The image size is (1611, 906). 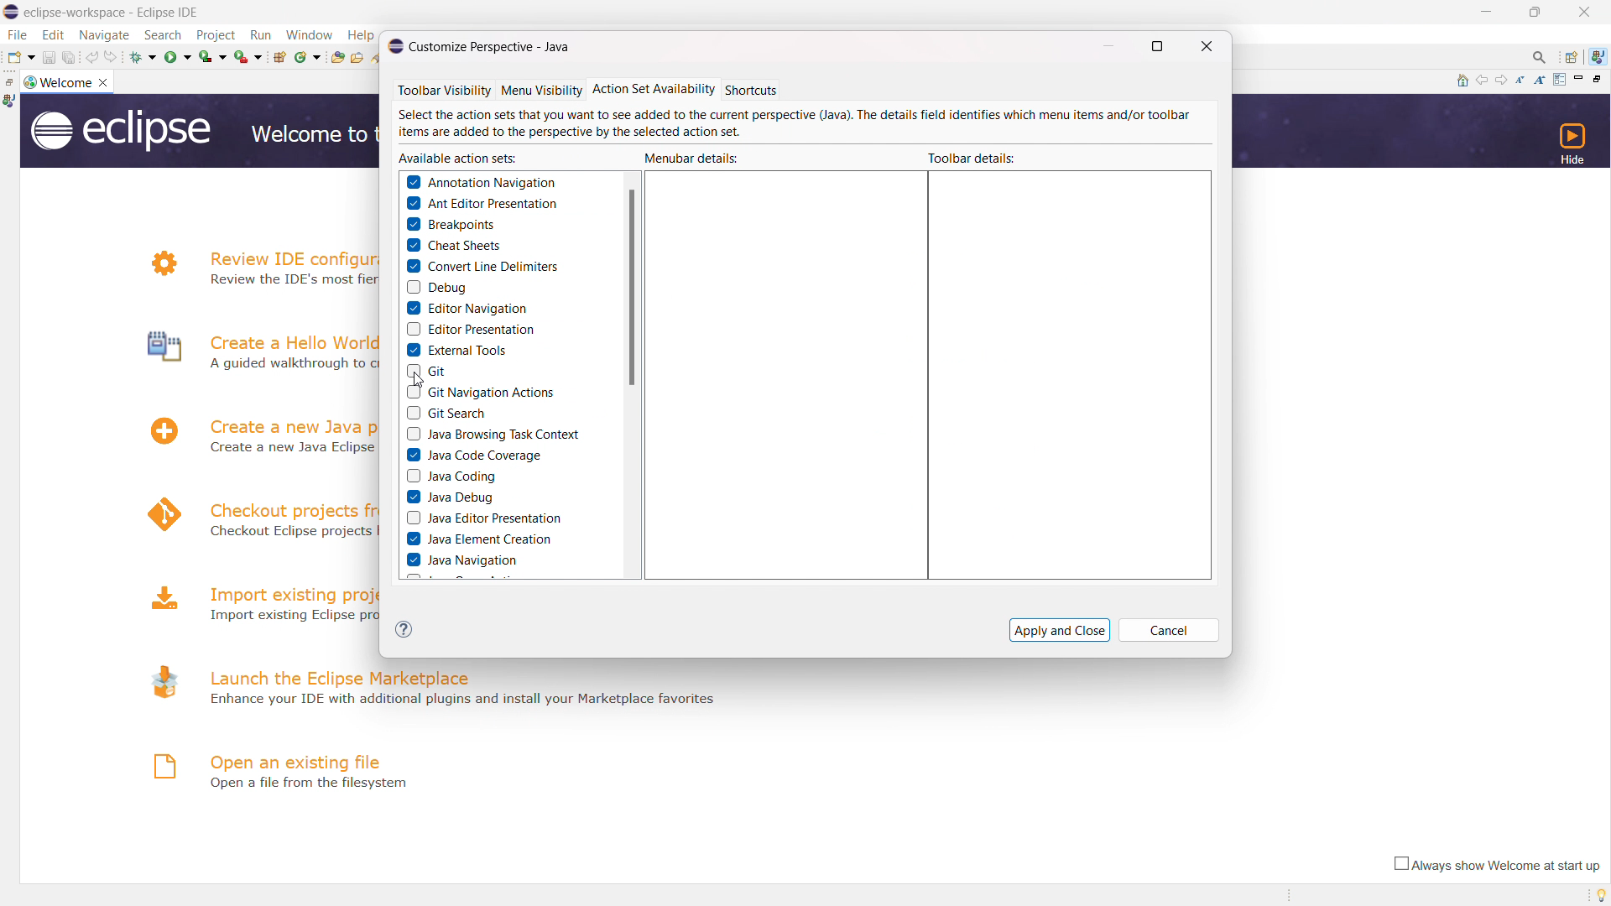 I want to click on restore, so click(x=10, y=81).